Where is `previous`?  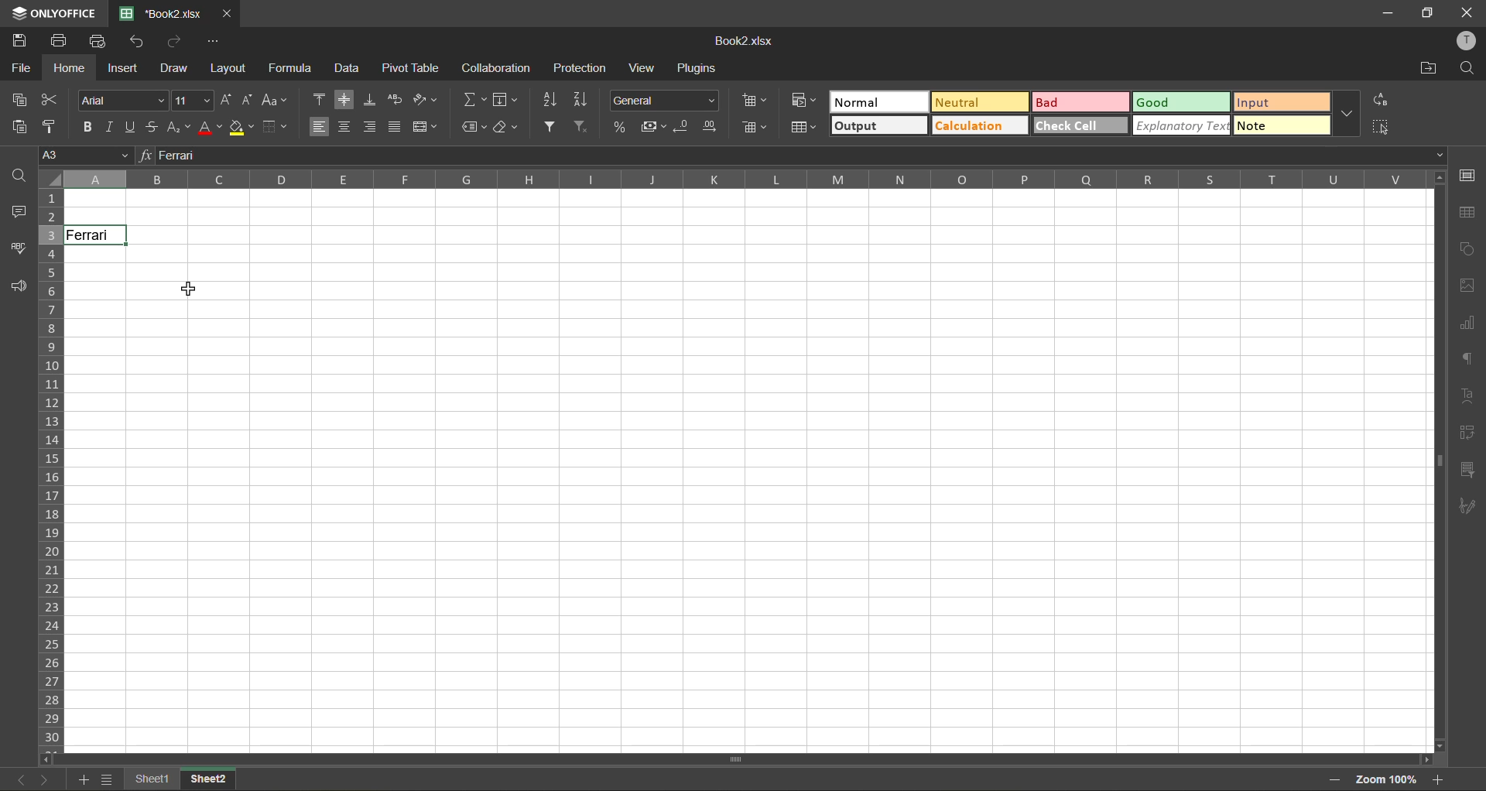
previous is located at coordinates (17, 779).